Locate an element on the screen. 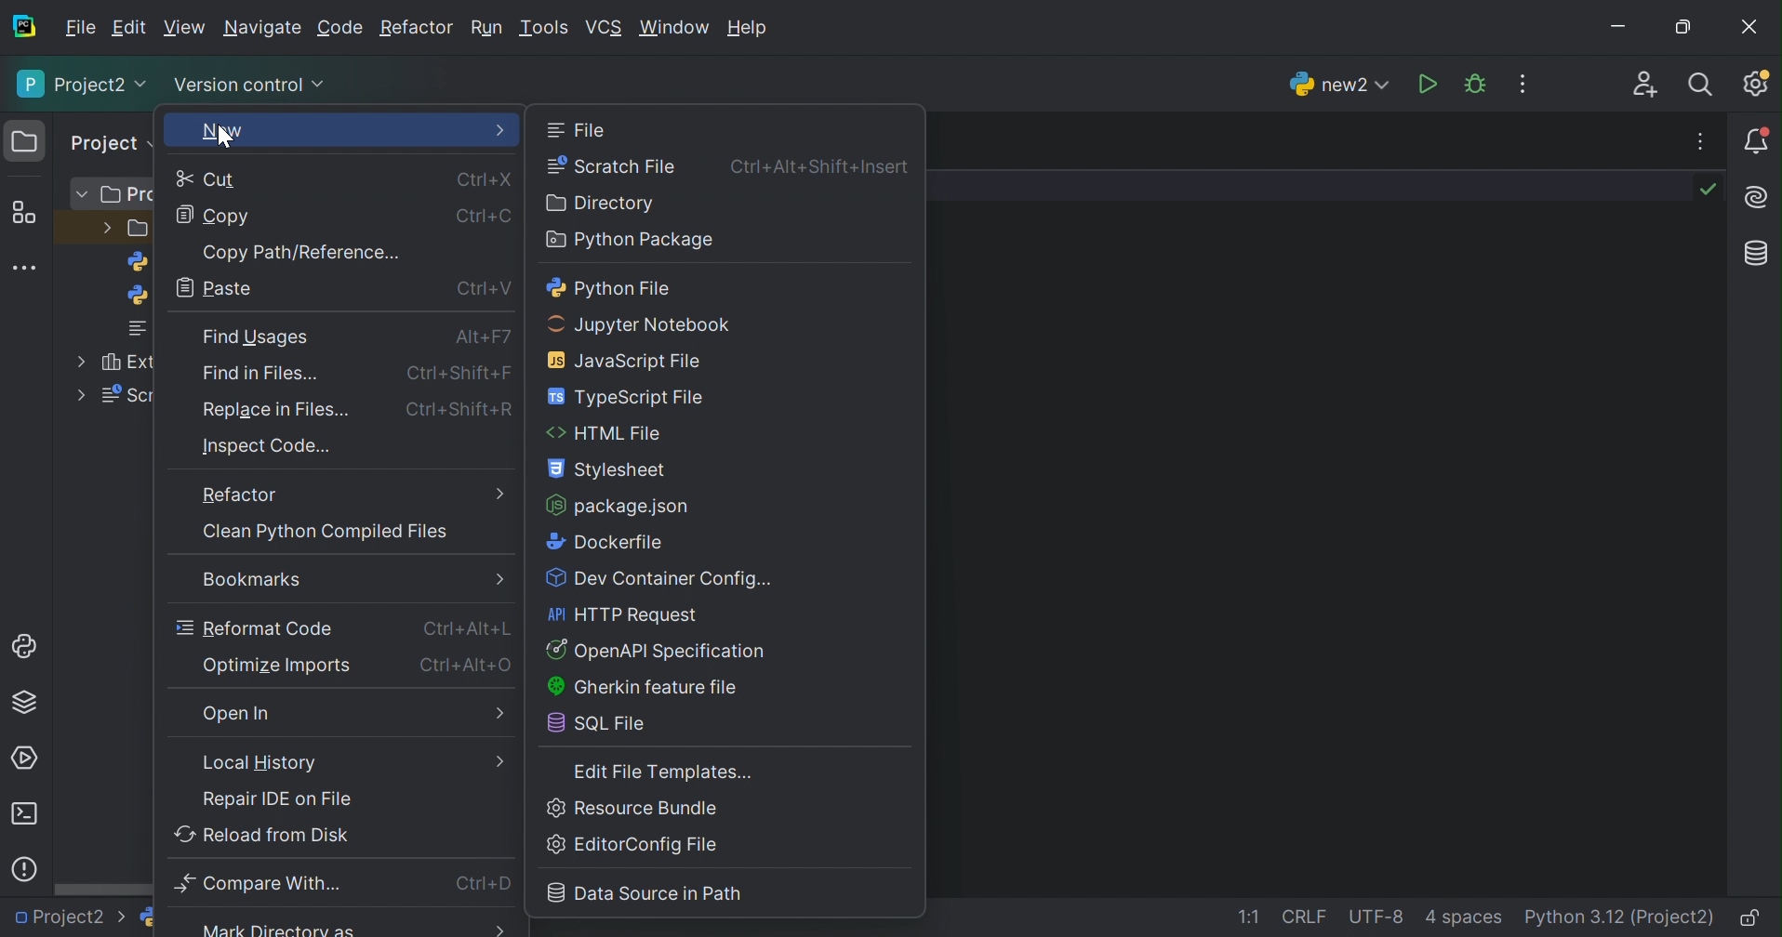 This screenshot has height=937, width=1782. Help is located at coordinates (750, 26).